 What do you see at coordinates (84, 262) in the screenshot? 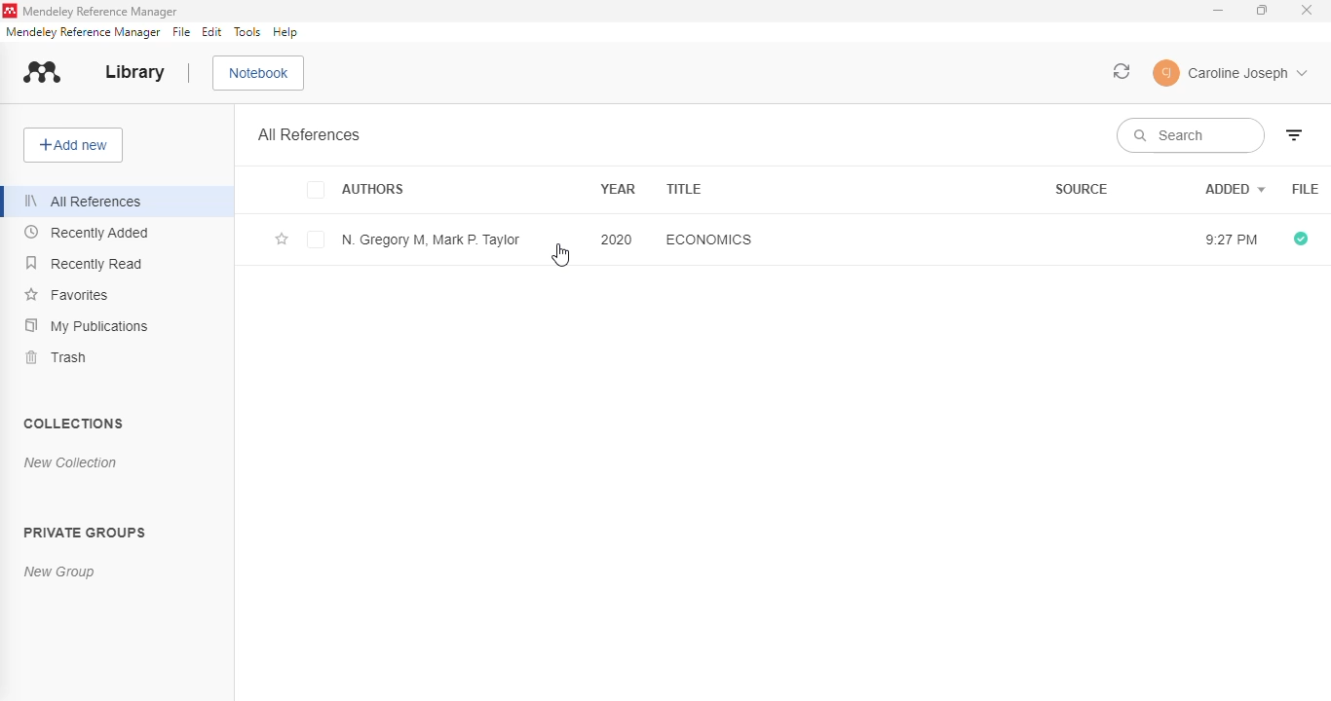
I see `recently read` at bounding box center [84, 262].